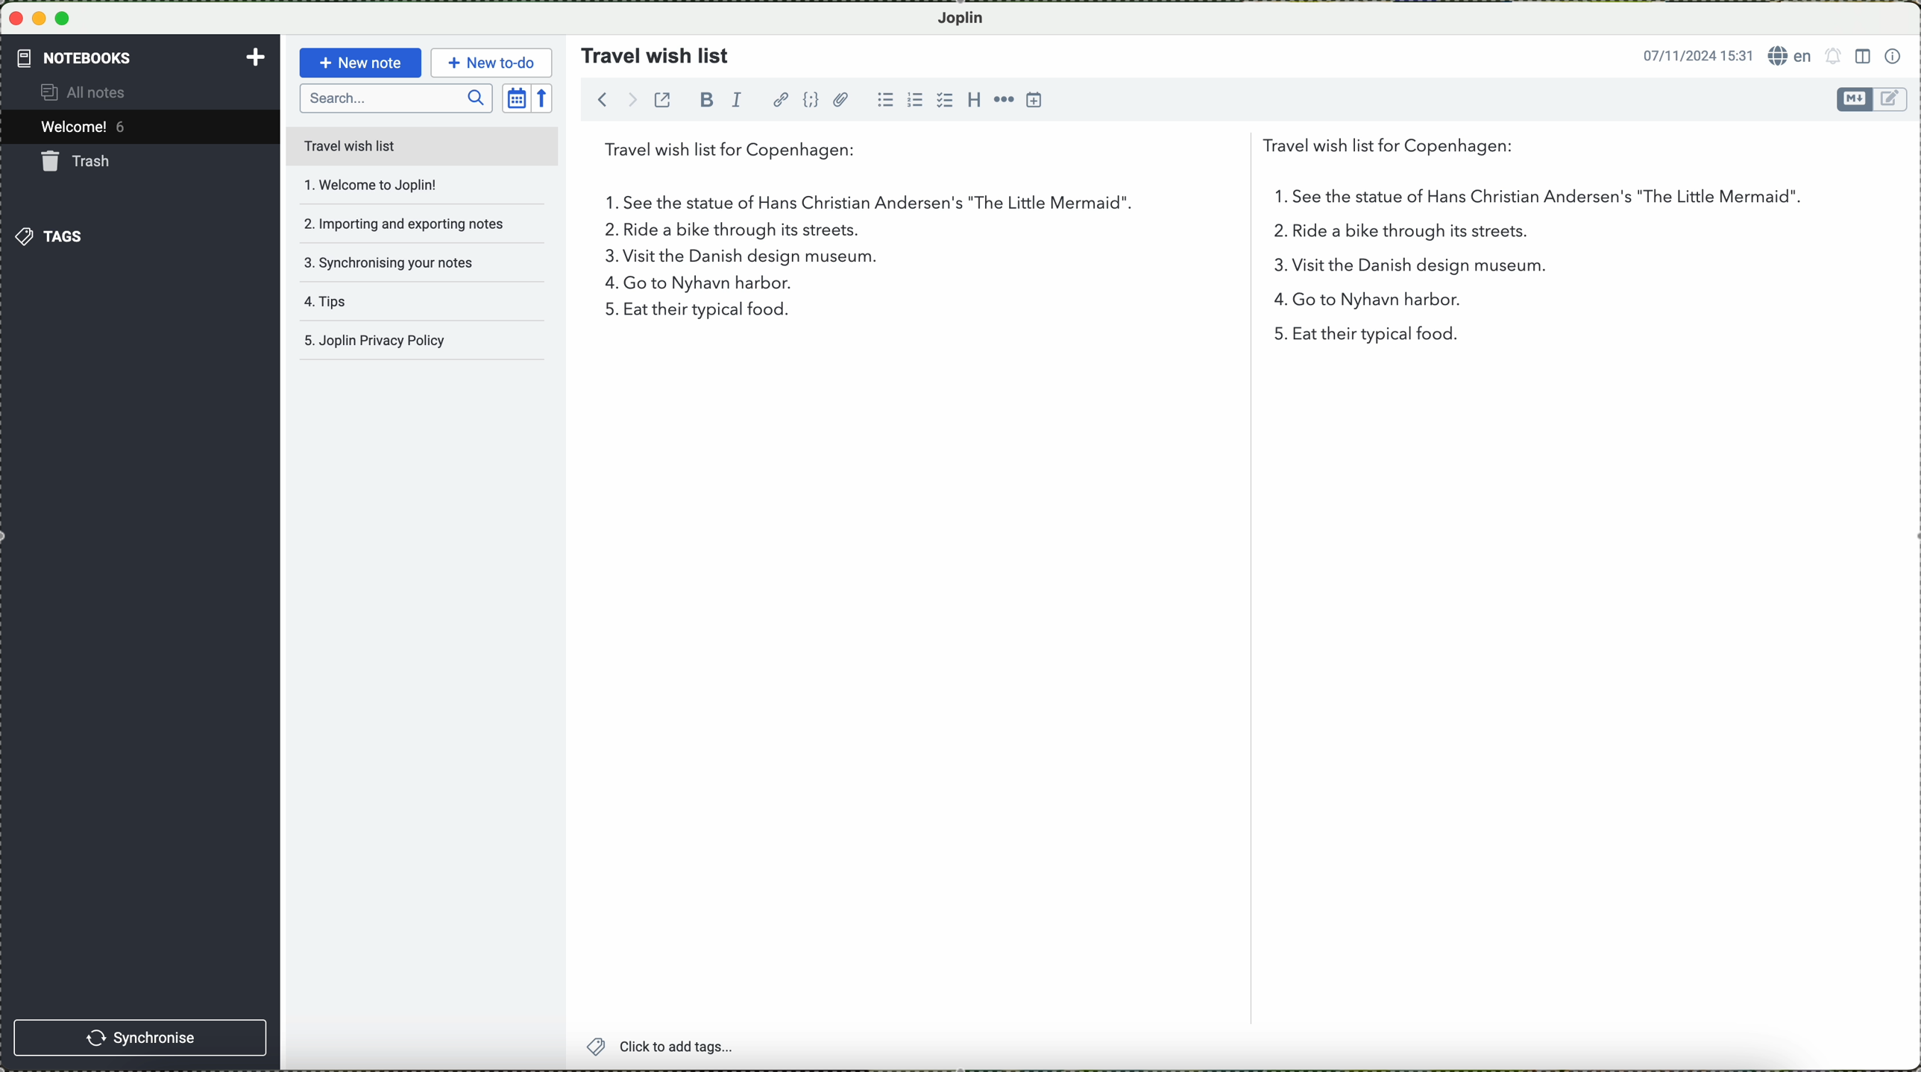 The height and width of the screenshot is (1072, 1921). Describe the element at coordinates (87, 129) in the screenshot. I see `welcome 5` at that location.